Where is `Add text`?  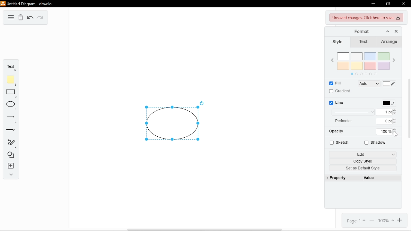 Add text is located at coordinates (11, 66).